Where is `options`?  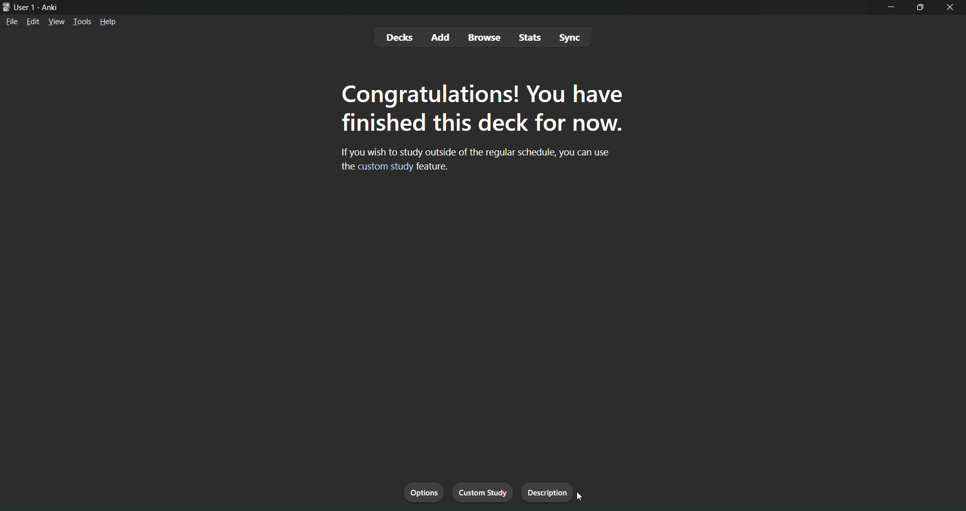
options is located at coordinates (423, 491).